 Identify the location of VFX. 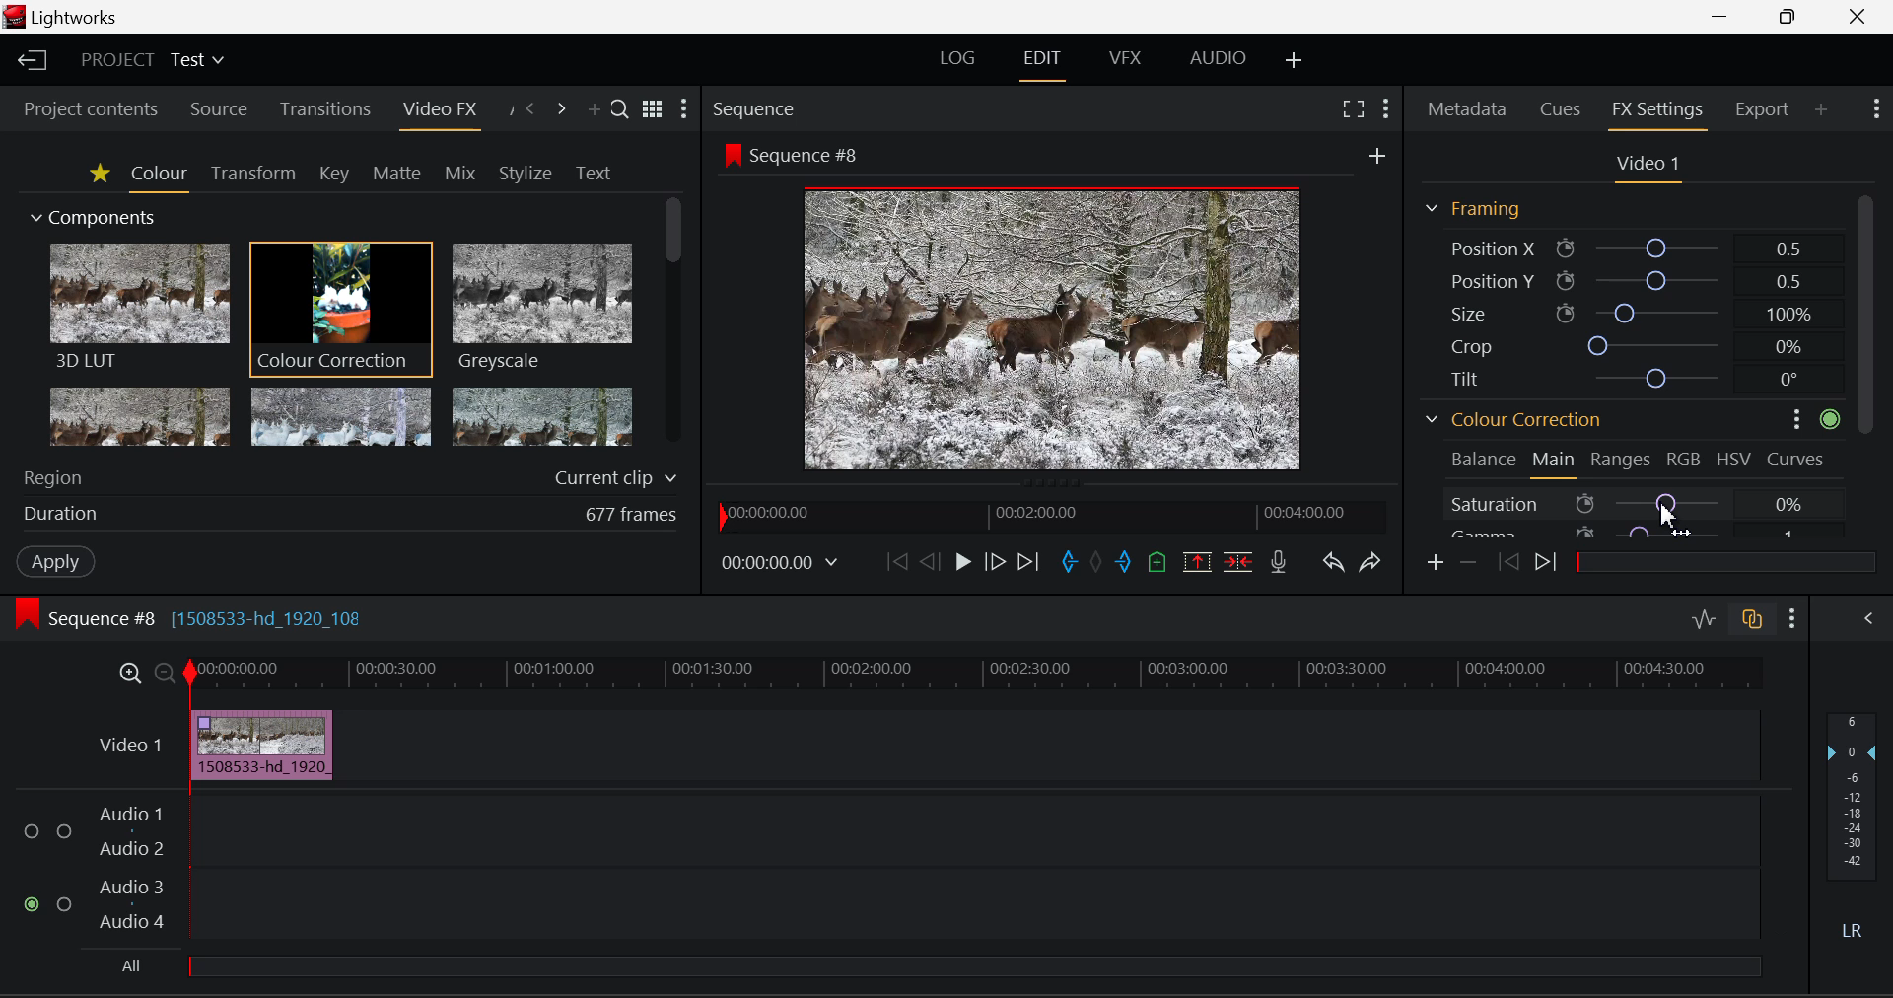
(1124, 60).